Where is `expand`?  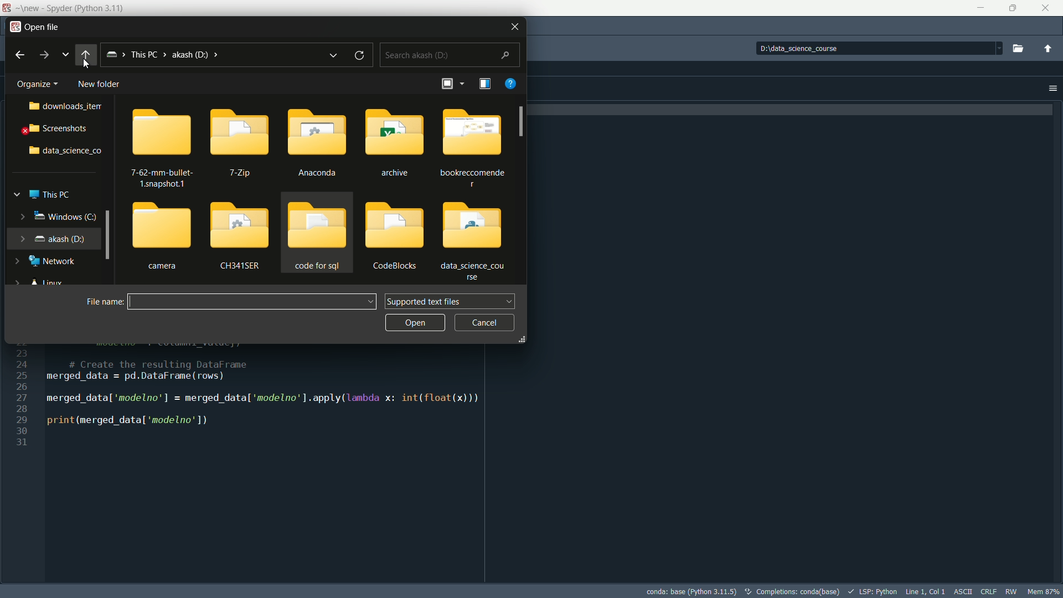
expand is located at coordinates (16, 194).